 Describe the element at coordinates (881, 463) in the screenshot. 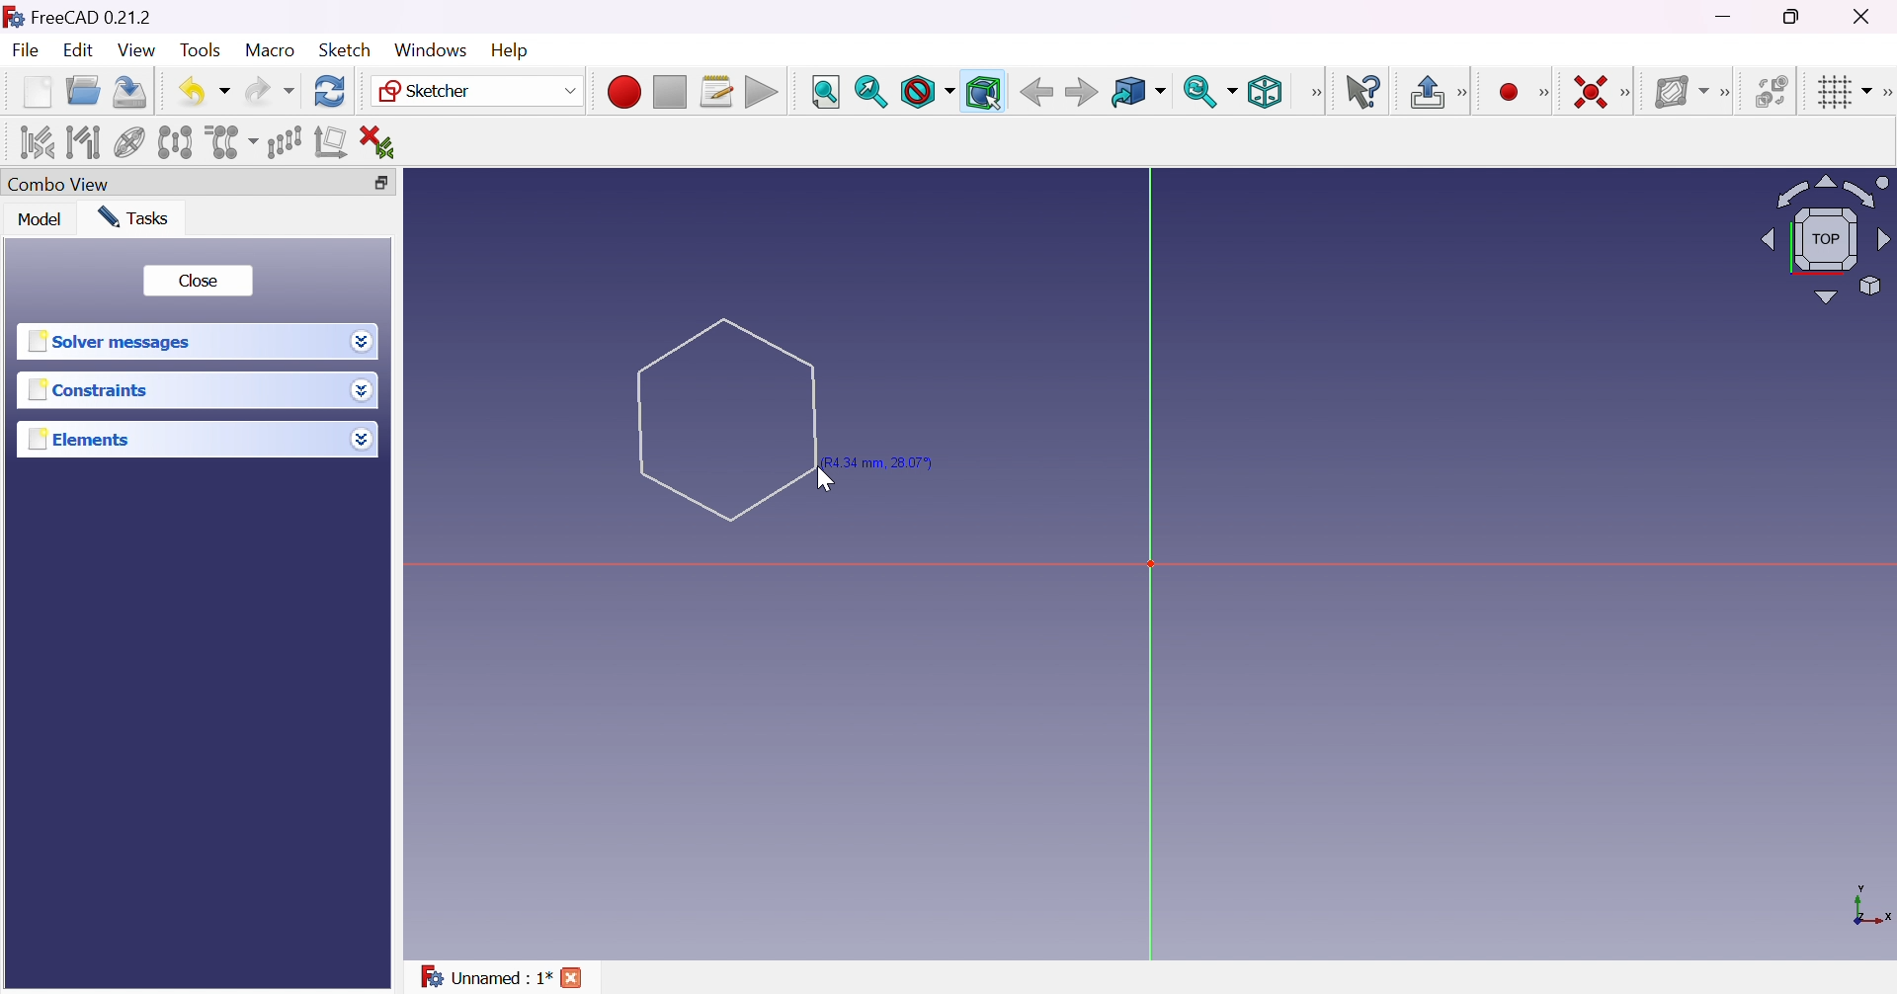

I see `(R4.34 mm, 28.07°)` at that location.